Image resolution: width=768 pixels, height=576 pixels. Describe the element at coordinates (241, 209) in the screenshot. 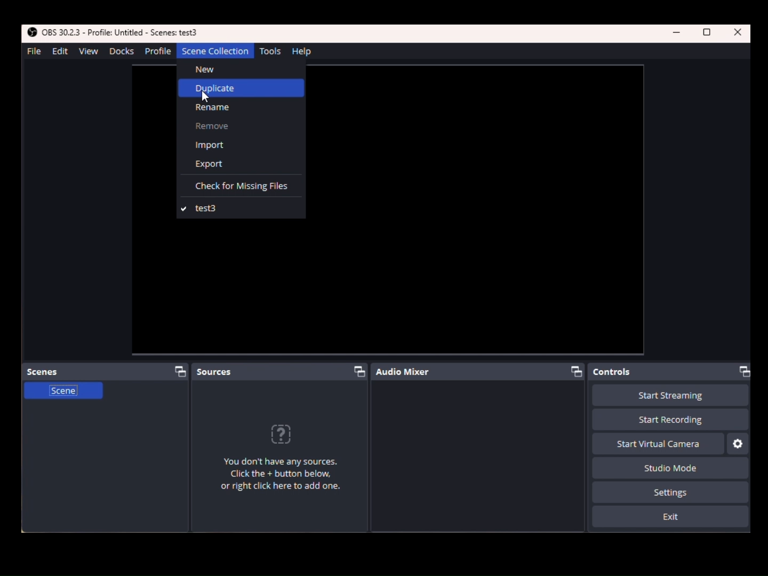

I see `test3` at that location.